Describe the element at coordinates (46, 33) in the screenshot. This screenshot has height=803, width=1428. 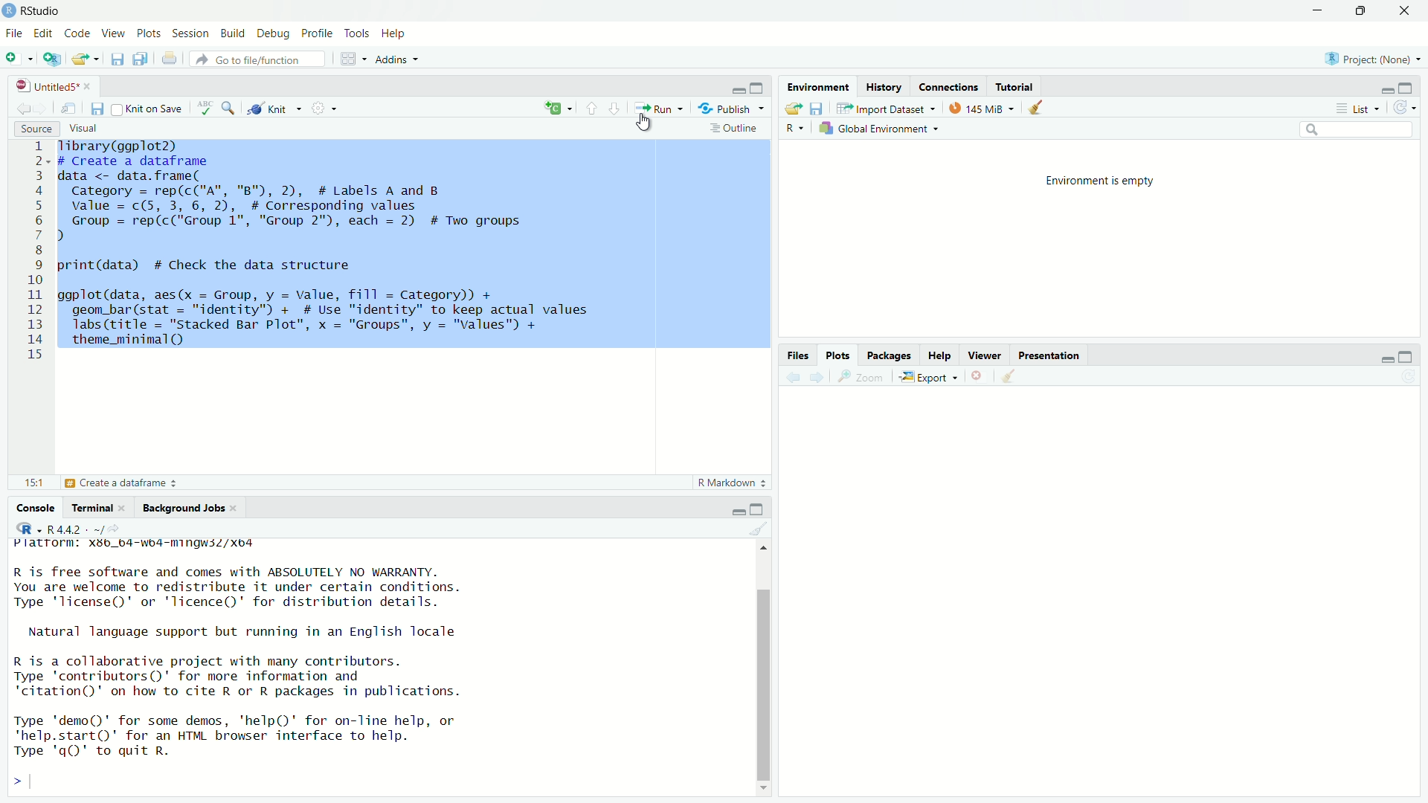
I see `Edit` at that location.